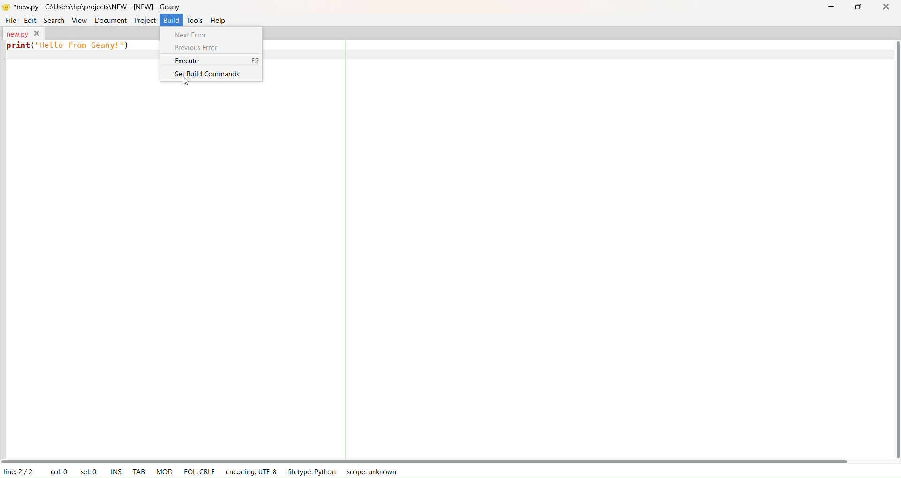 The image size is (901, 478). I want to click on close, so click(887, 8).